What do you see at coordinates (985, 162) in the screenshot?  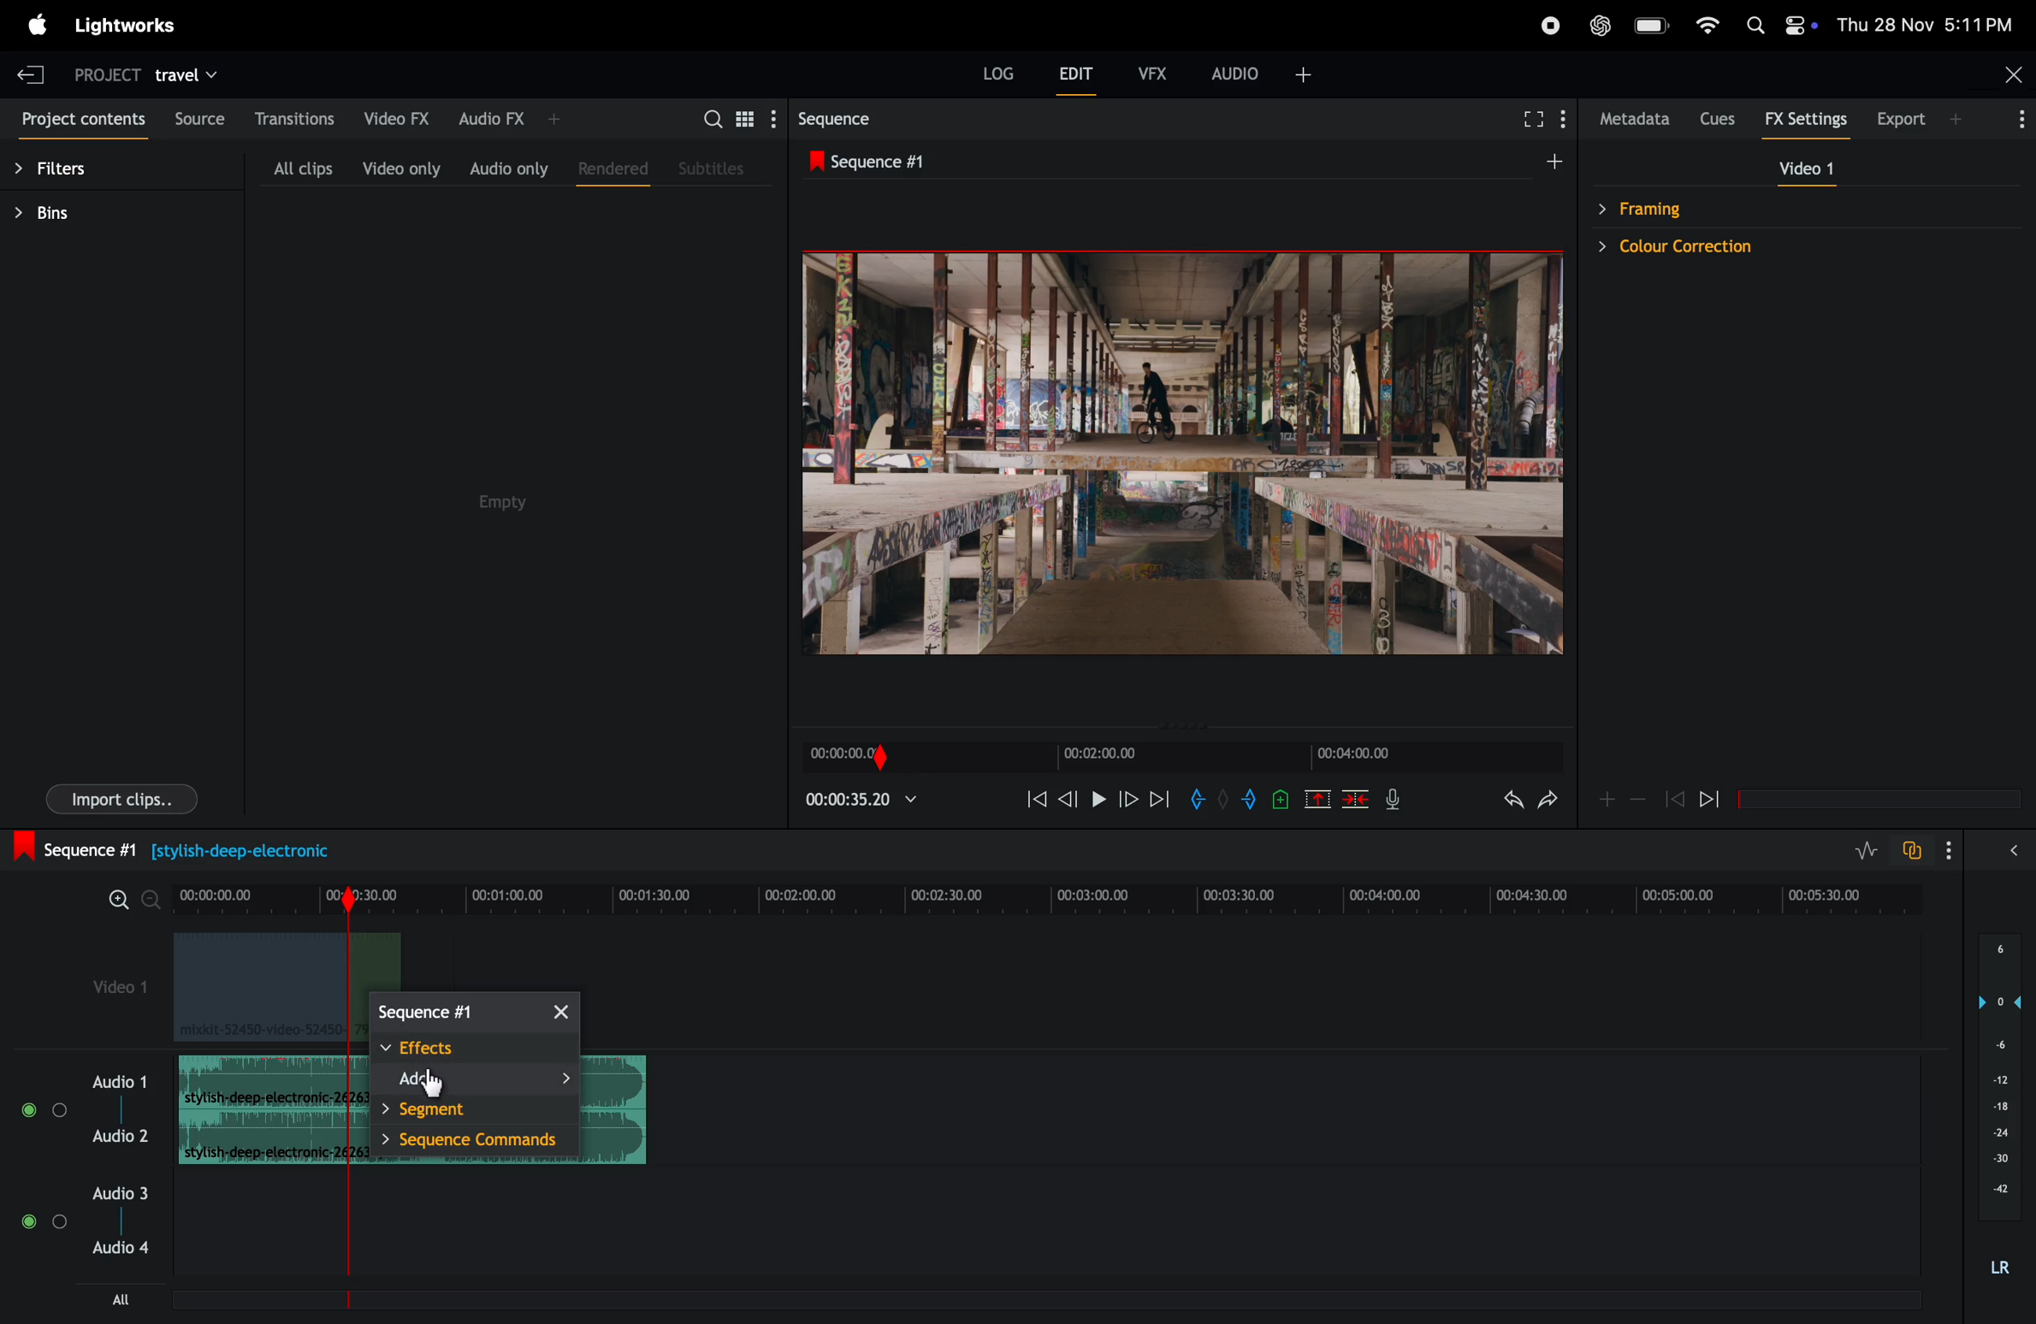 I see `sequence 1` at bounding box center [985, 162].